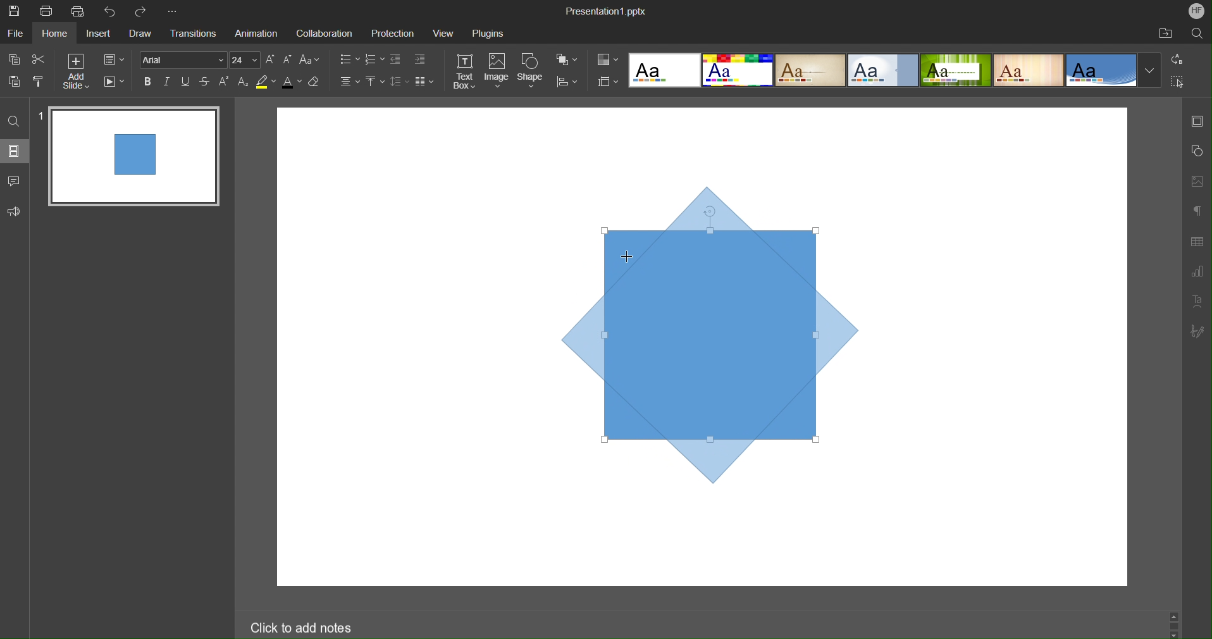 This screenshot has height=639, width=1212. Describe the element at coordinates (1196, 152) in the screenshot. I see `Shape Settings` at that location.